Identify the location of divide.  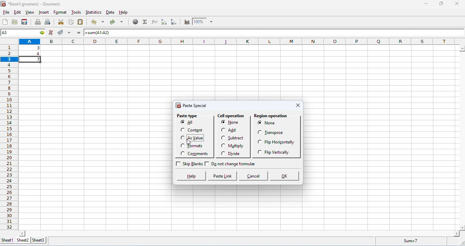
(236, 154).